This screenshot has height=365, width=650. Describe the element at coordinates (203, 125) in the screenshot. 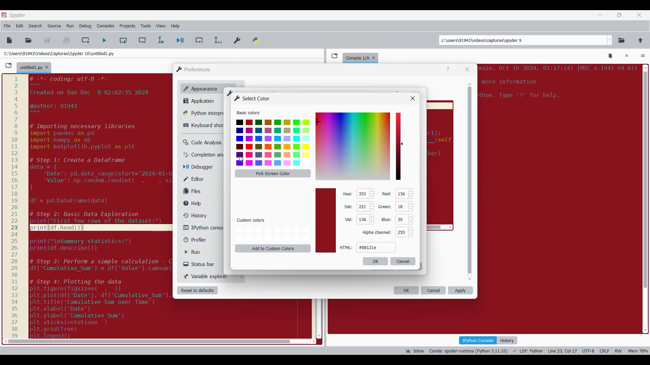

I see `Keyboard shortcut` at that location.